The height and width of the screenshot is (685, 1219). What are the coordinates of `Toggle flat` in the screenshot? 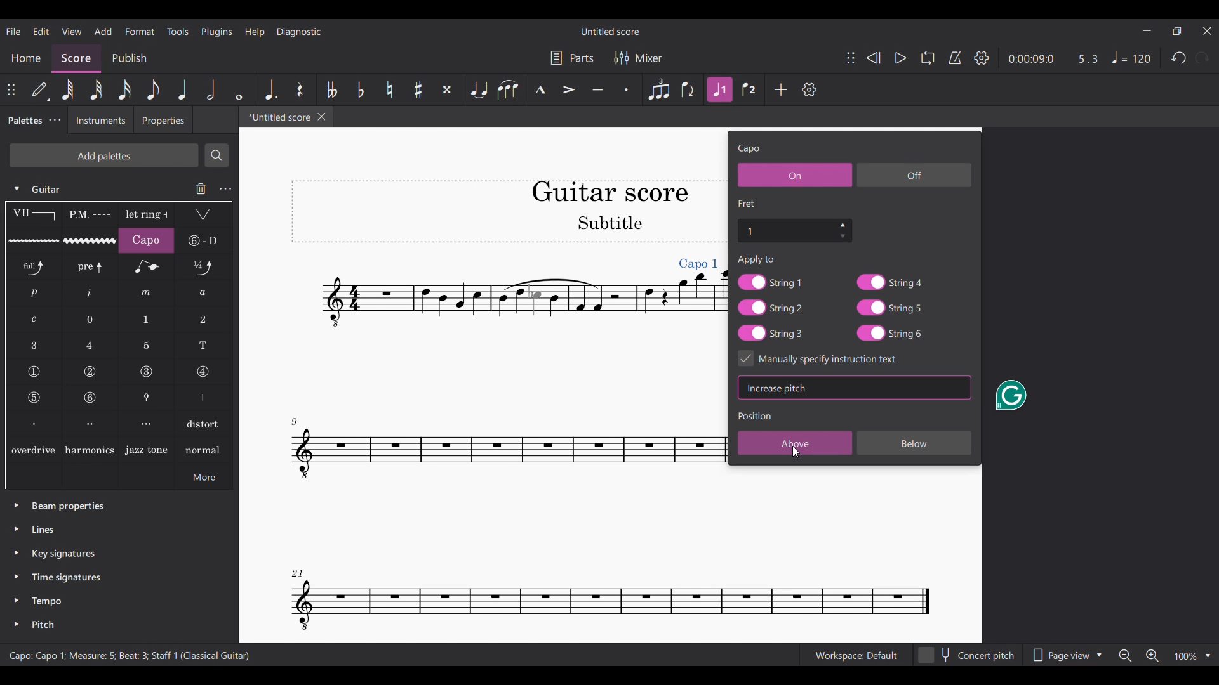 It's located at (360, 89).